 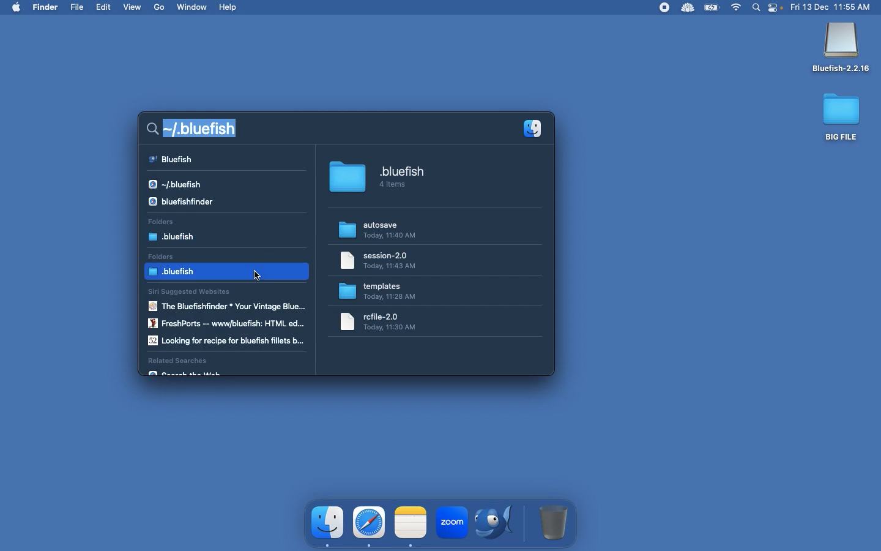 What do you see at coordinates (255, 273) in the screenshot?
I see `cursor` at bounding box center [255, 273].